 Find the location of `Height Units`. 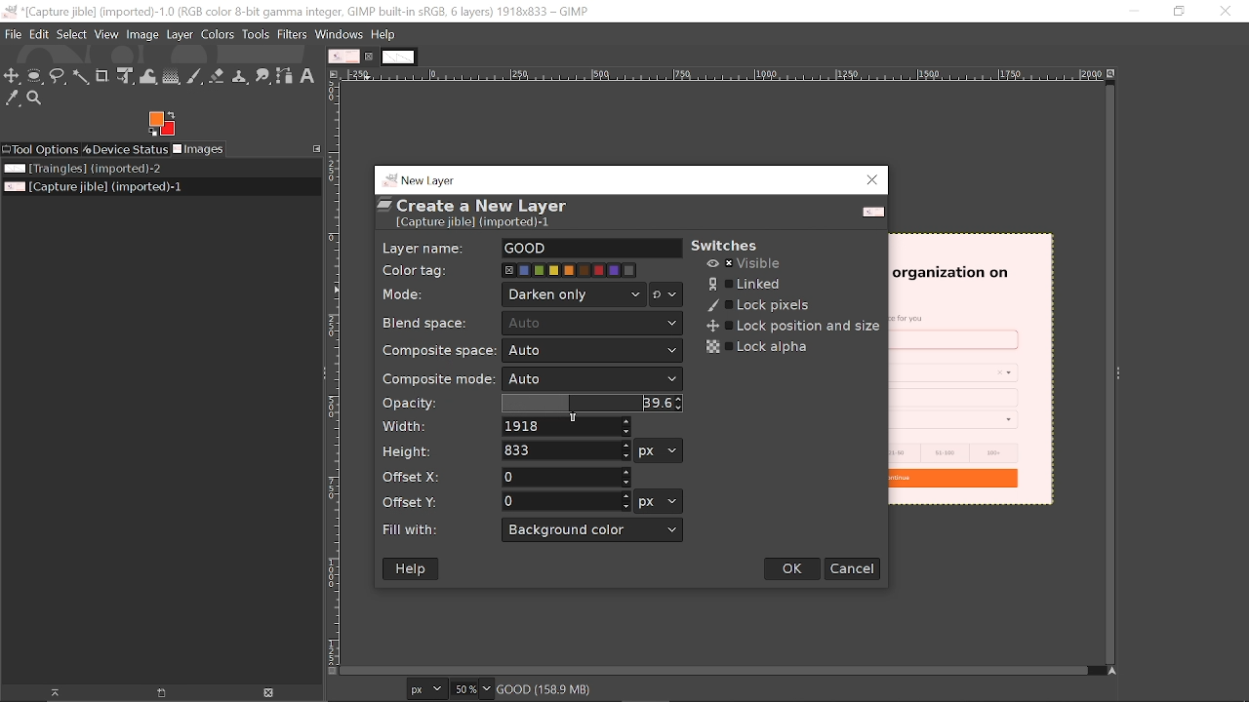

Height Units is located at coordinates (659, 450).